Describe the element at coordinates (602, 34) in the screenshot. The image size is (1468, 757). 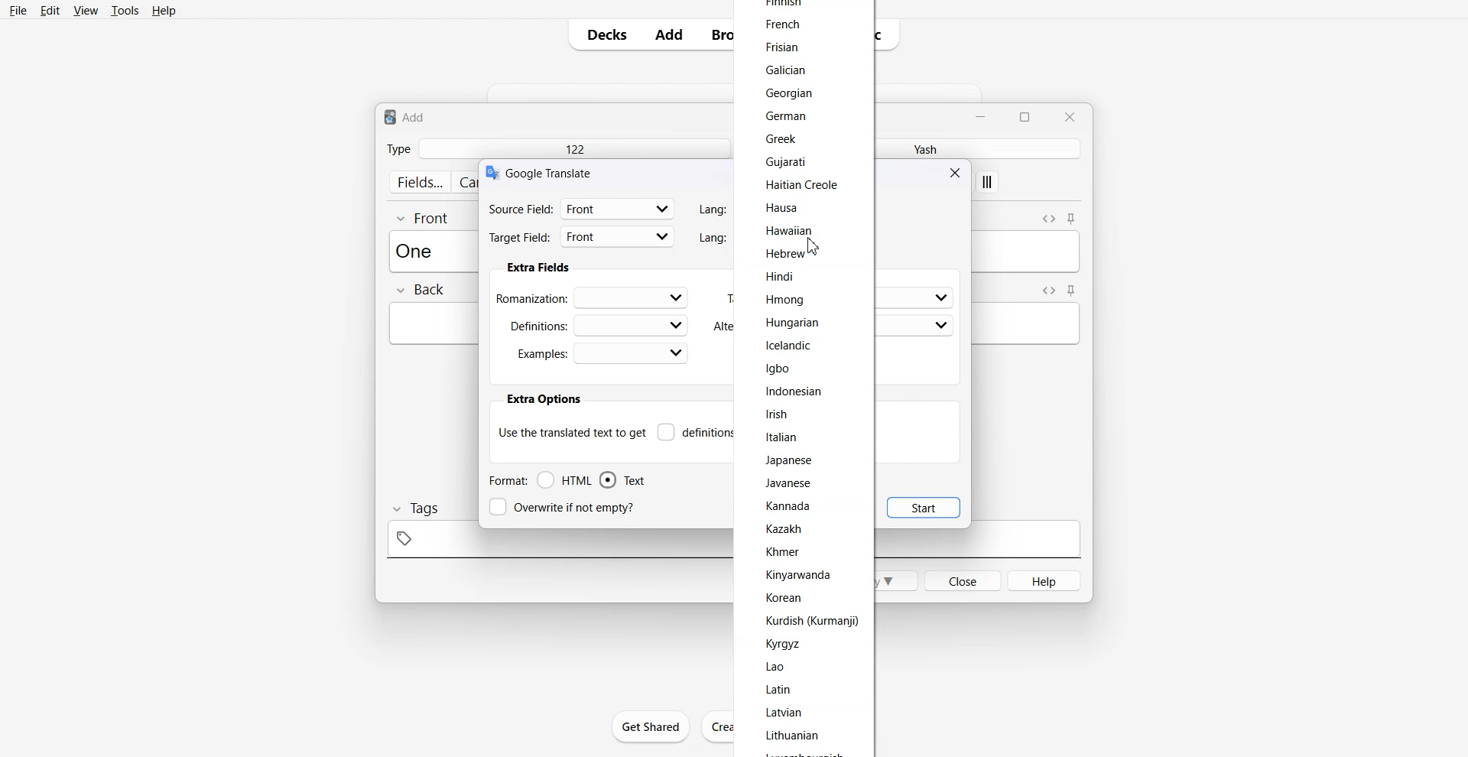
I see `Decks` at that location.